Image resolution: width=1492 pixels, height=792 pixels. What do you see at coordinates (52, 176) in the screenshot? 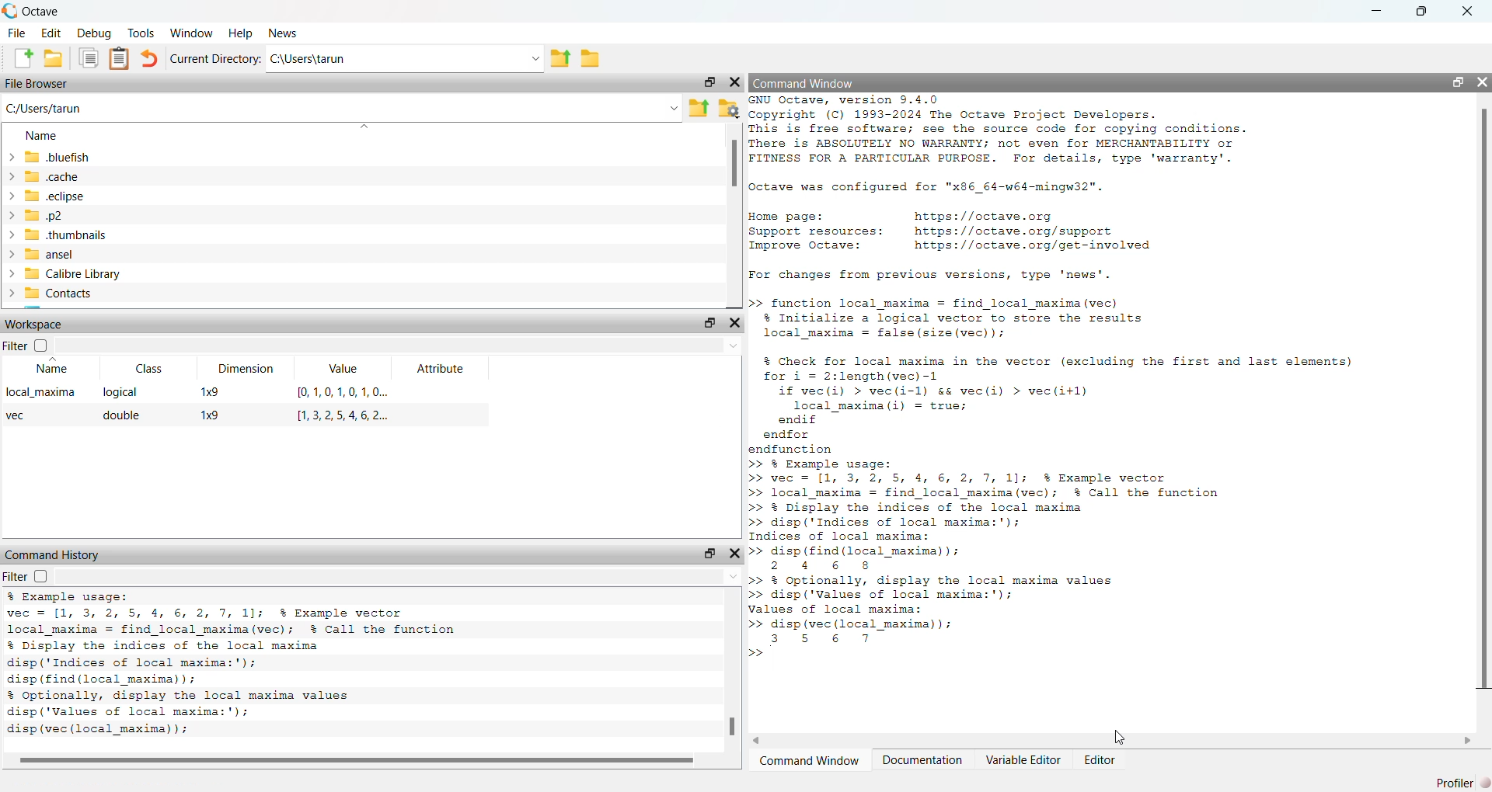
I see `.cache` at bounding box center [52, 176].